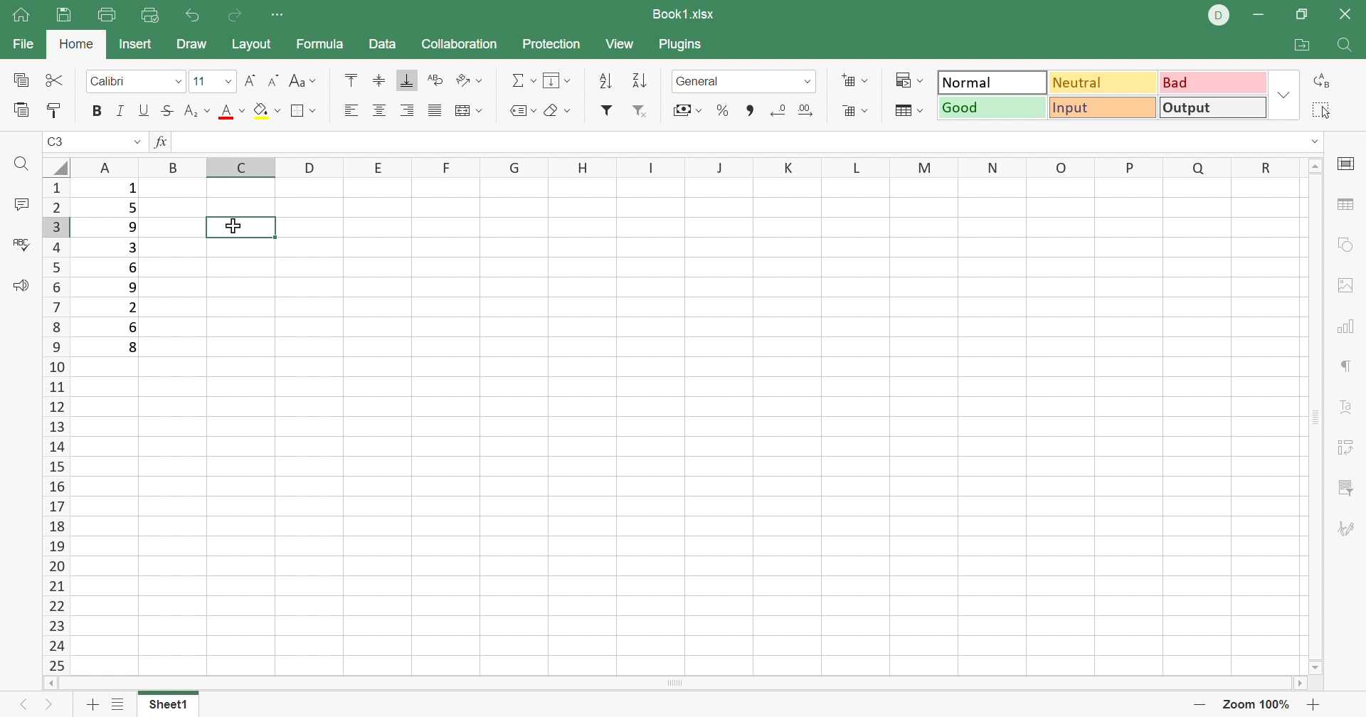  Describe the element at coordinates (55, 684) in the screenshot. I see `Scroll Left` at that location.